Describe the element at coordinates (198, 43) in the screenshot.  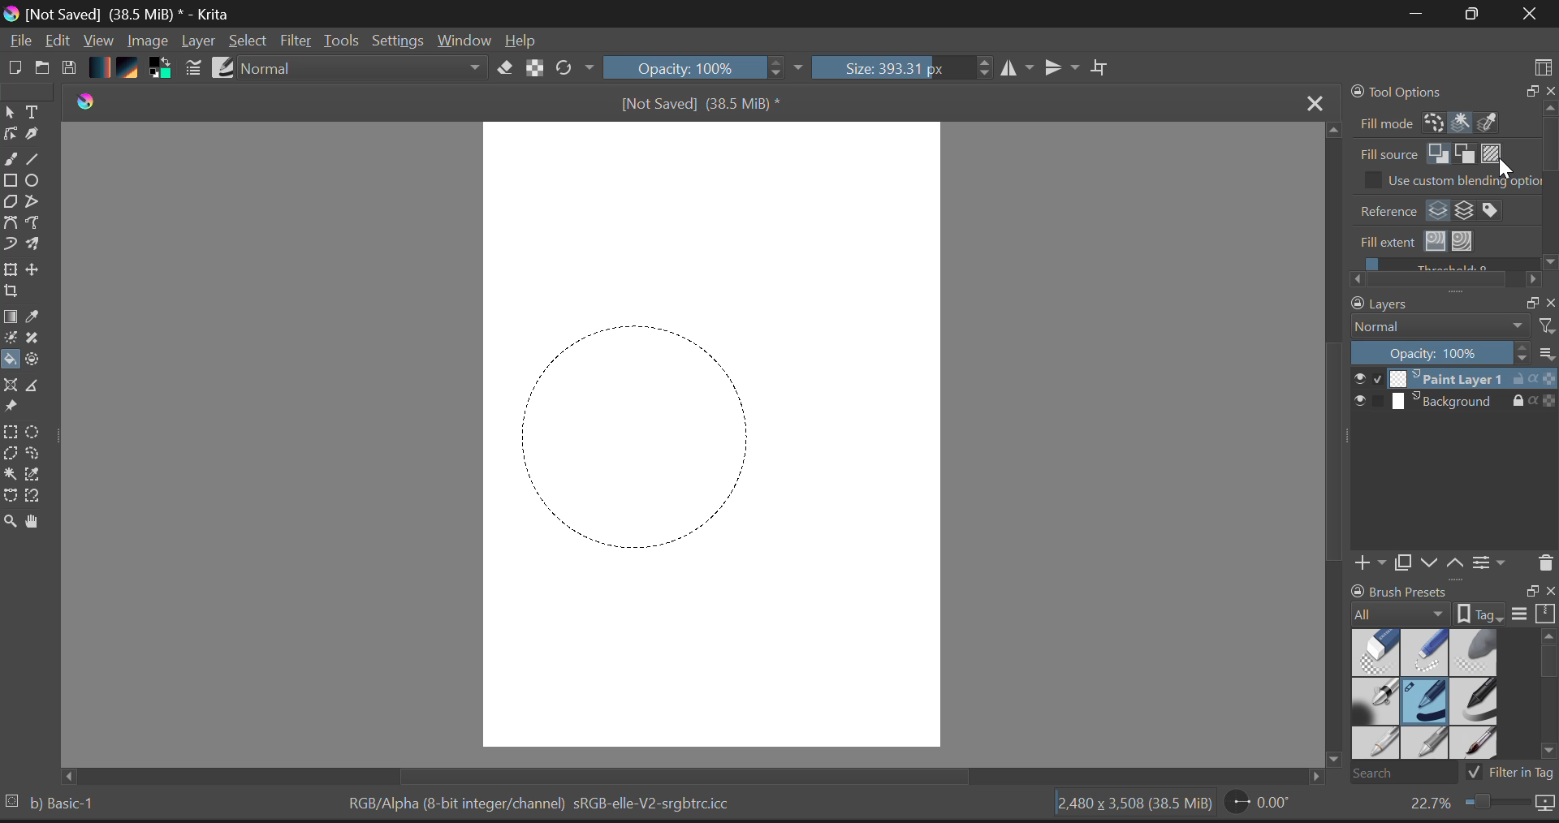
I see `Layer` at that location.